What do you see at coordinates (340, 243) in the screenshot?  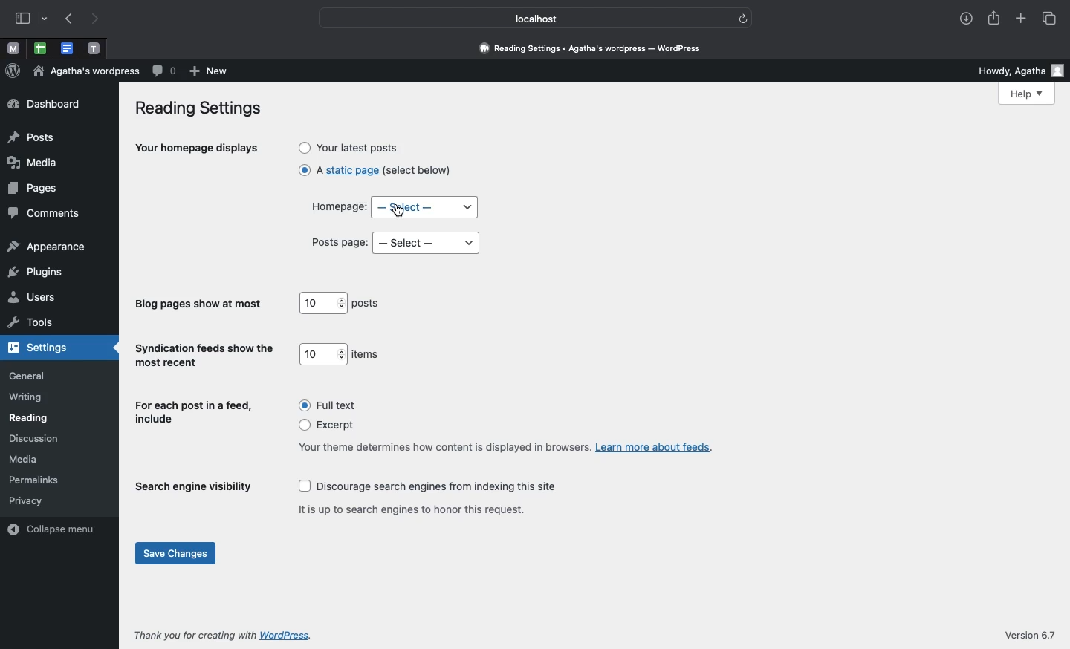 I see `Posts page` at bounding box center [340, 243].